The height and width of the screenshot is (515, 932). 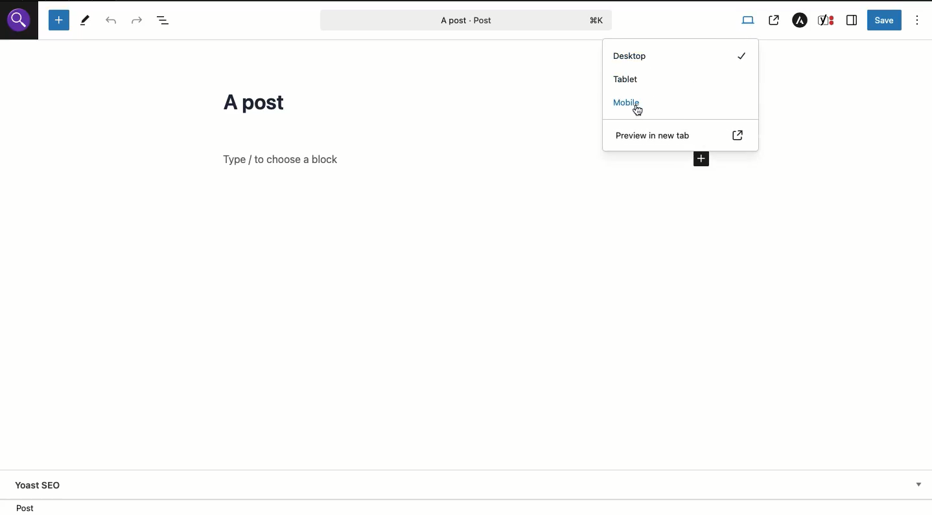 I want to click on Sidebar, so click(x=852, y=21).